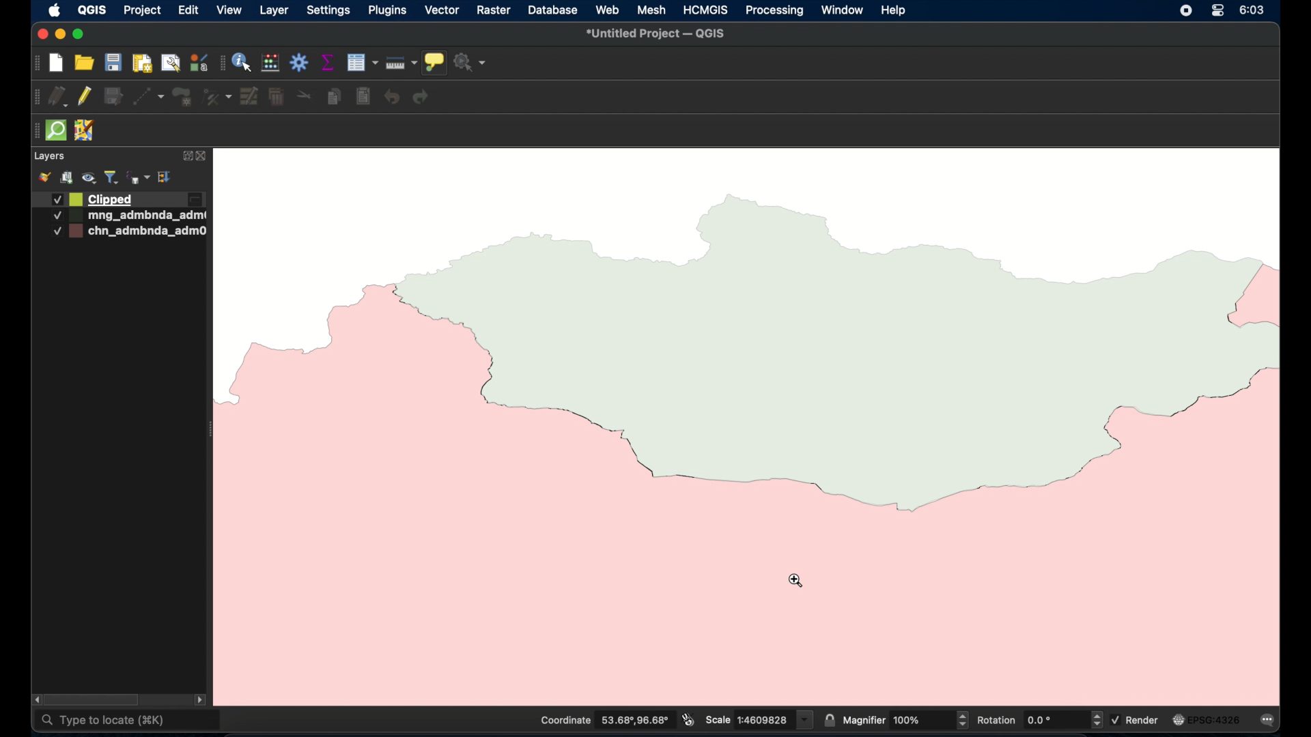 The width and height of the screenshot is (1311, 737). Describe the element at coordinates (1217, 10) in the screenshot. I see `control center` at that location.